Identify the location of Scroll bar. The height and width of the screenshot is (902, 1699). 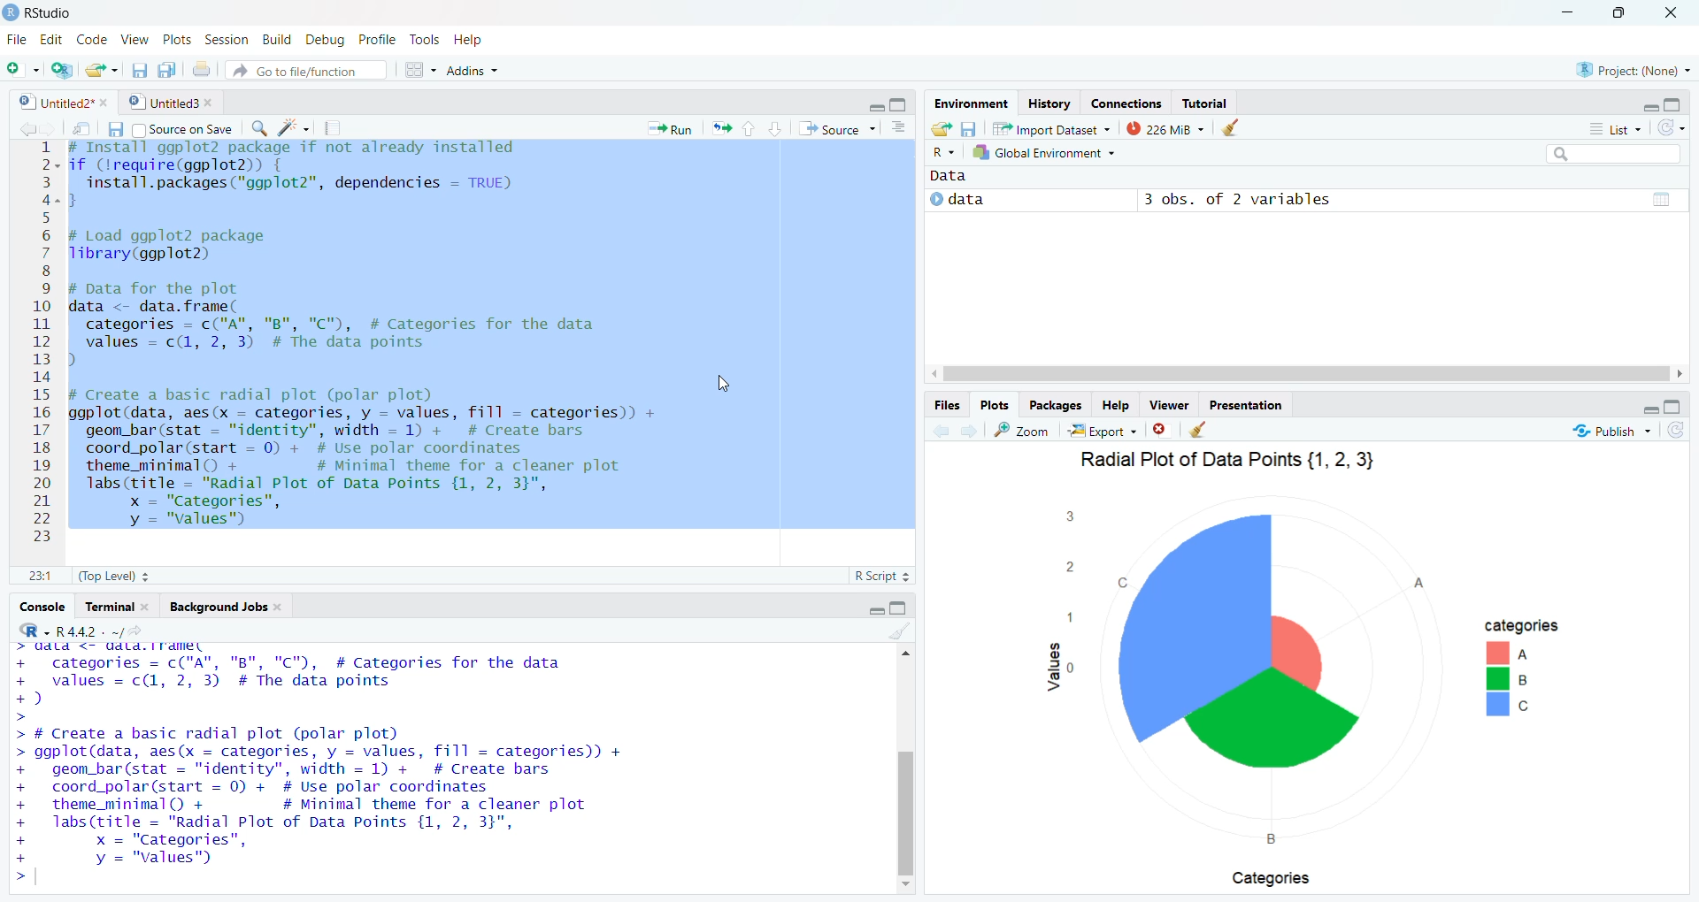
(1303, 374).